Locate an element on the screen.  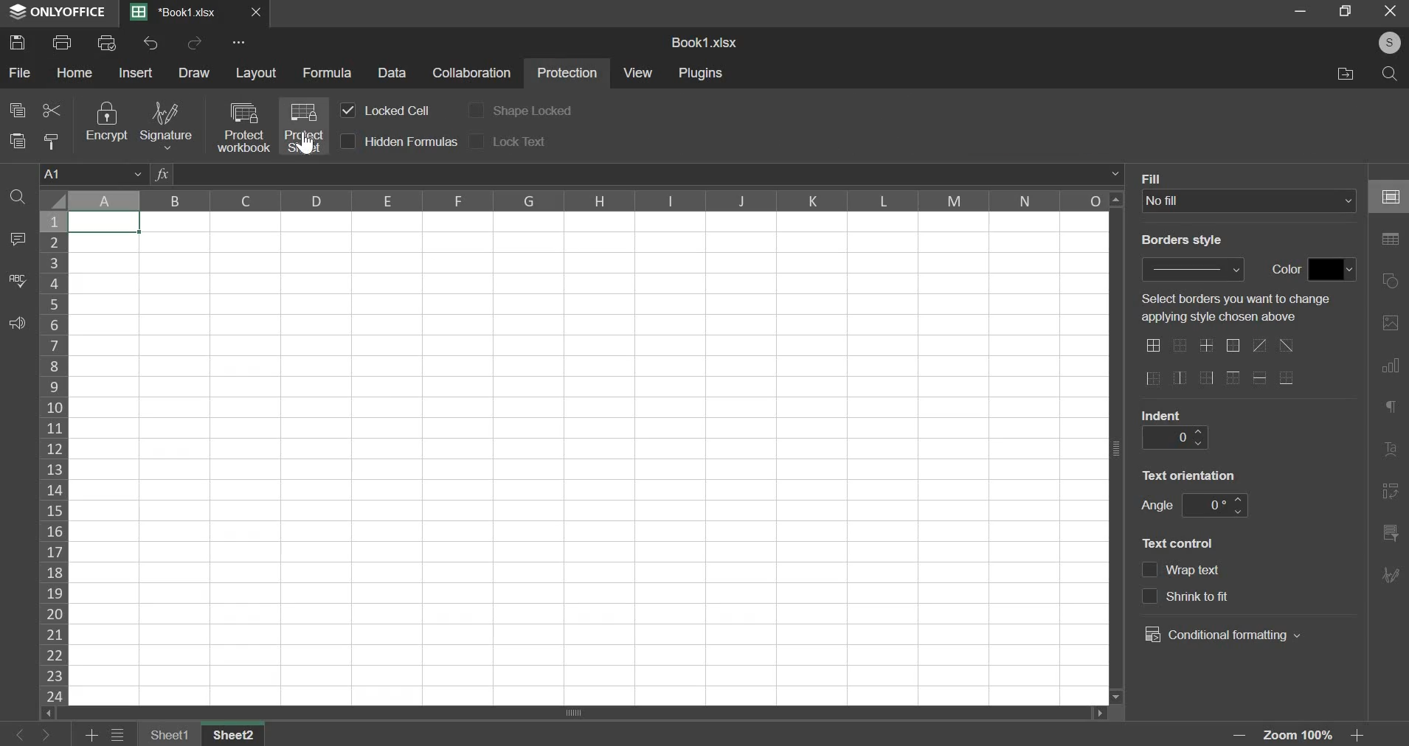
checkbox is located at coordinates (348, 111).